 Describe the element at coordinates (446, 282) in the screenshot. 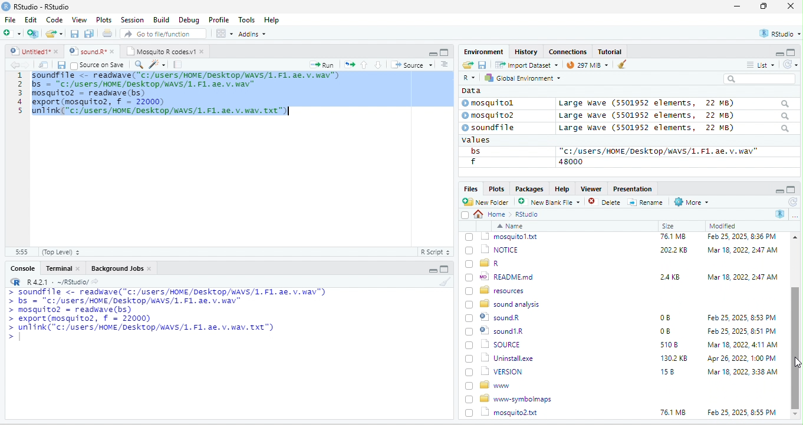

I see `brush` at that location.